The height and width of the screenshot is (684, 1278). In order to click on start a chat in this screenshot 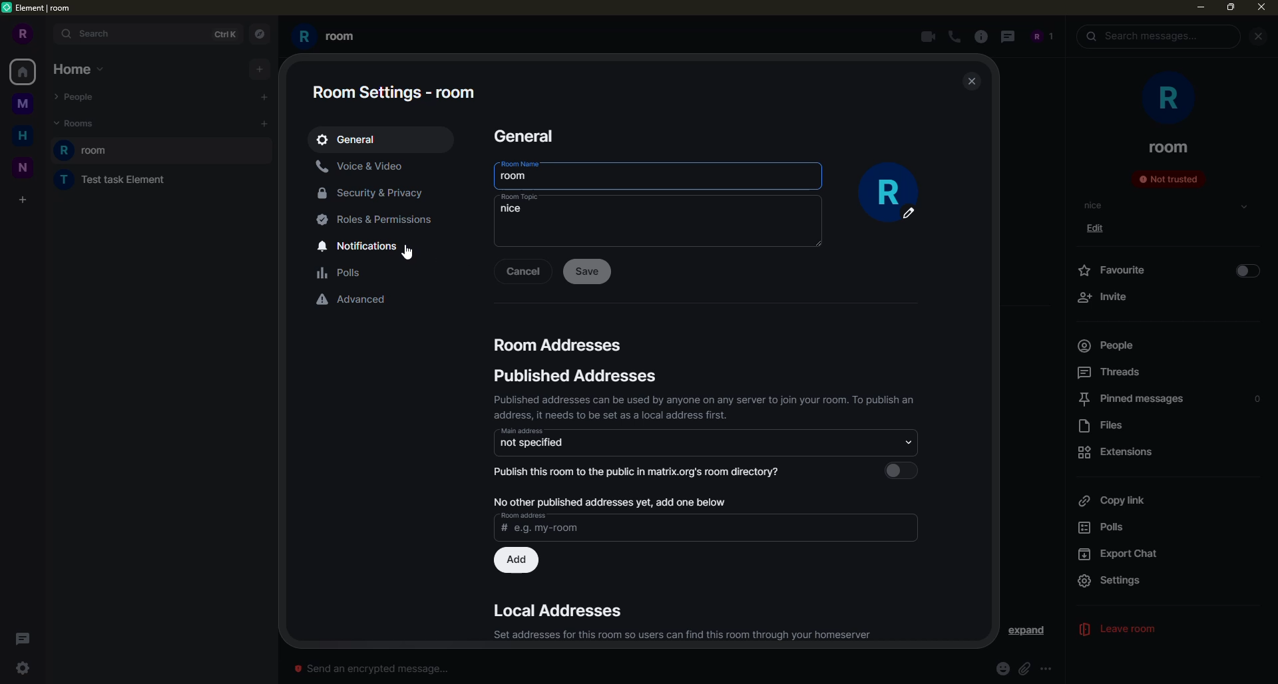, I will do `click(262, 97)`.